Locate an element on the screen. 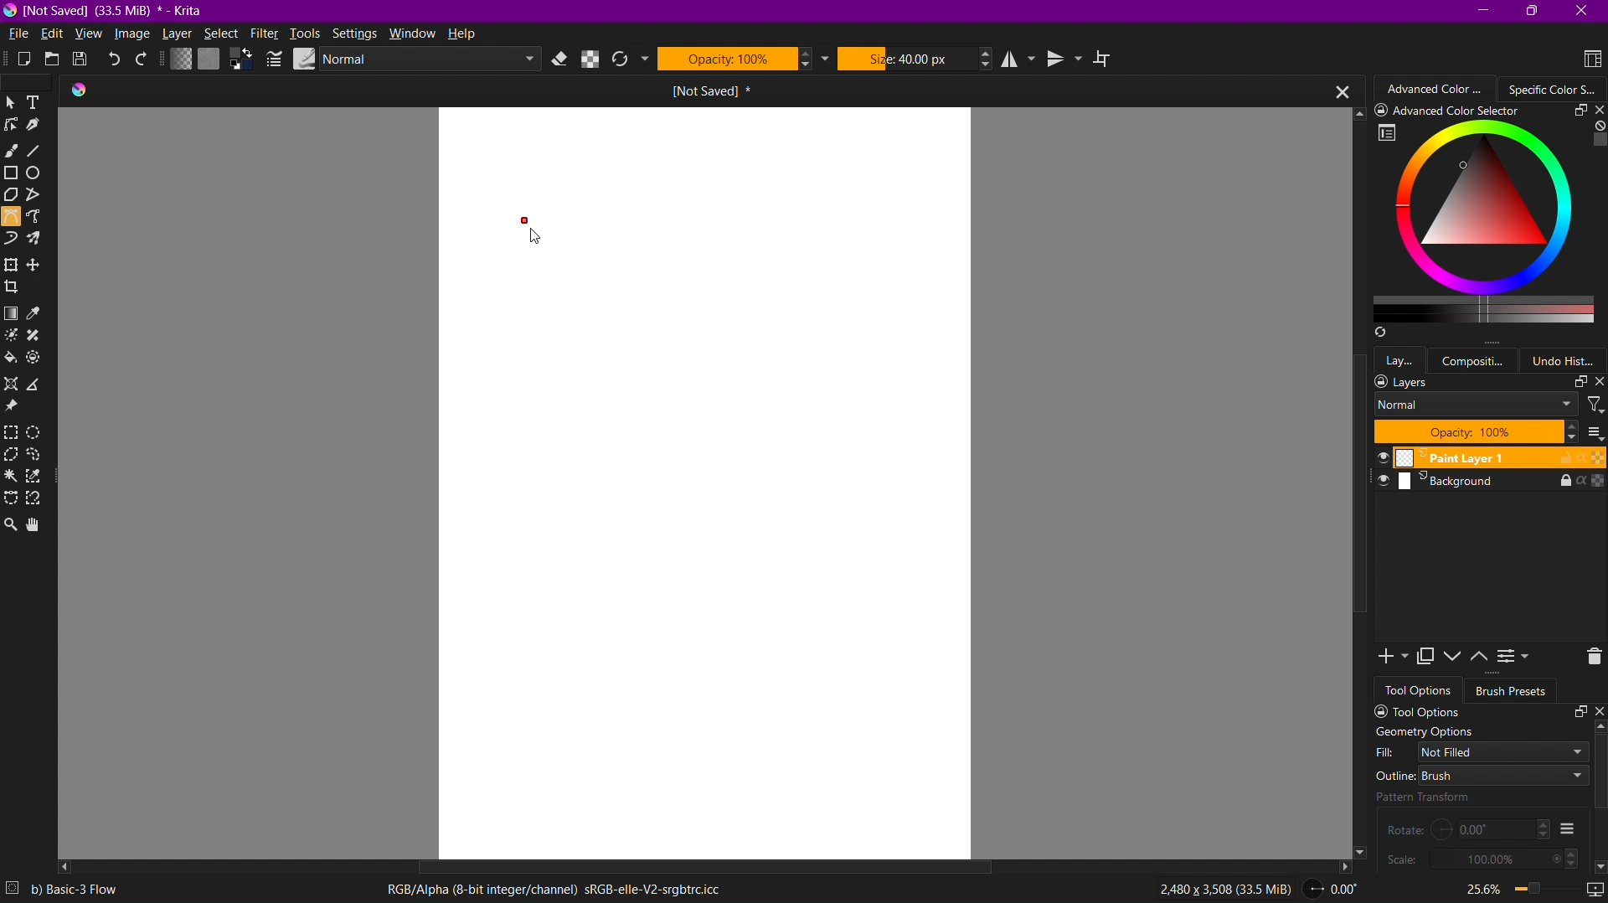 The width and height of the screenshot is (1608, 903). Settings is located at coordinates (356, 34).